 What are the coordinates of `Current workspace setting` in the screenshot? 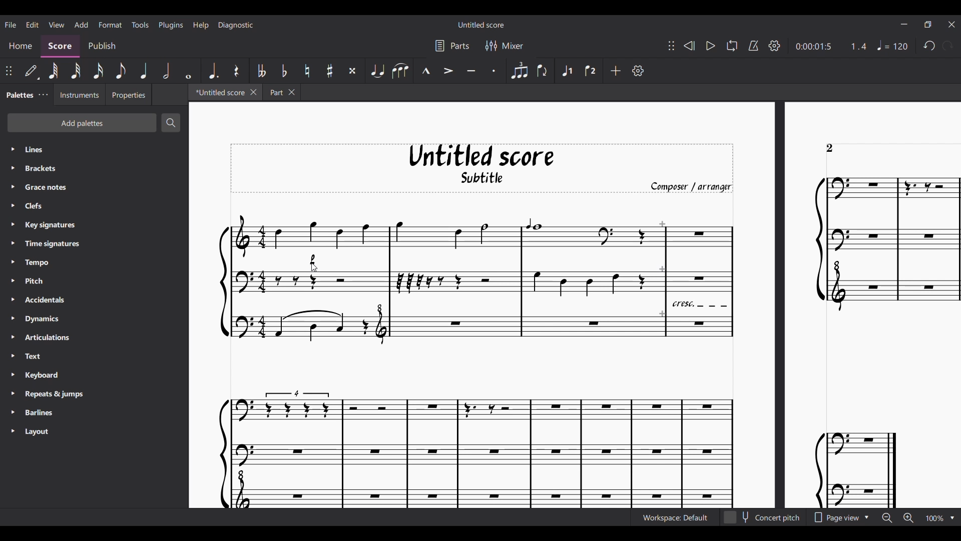 It's located at (675, 517).